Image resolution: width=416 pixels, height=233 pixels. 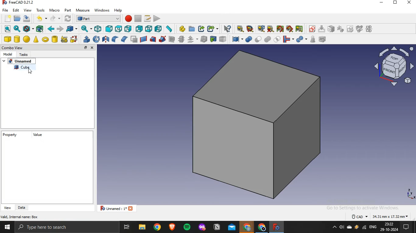 What do you see at coordinates (72, 29) in the screenshot?
I see `go to linked object` at bounding box center [72, 29].